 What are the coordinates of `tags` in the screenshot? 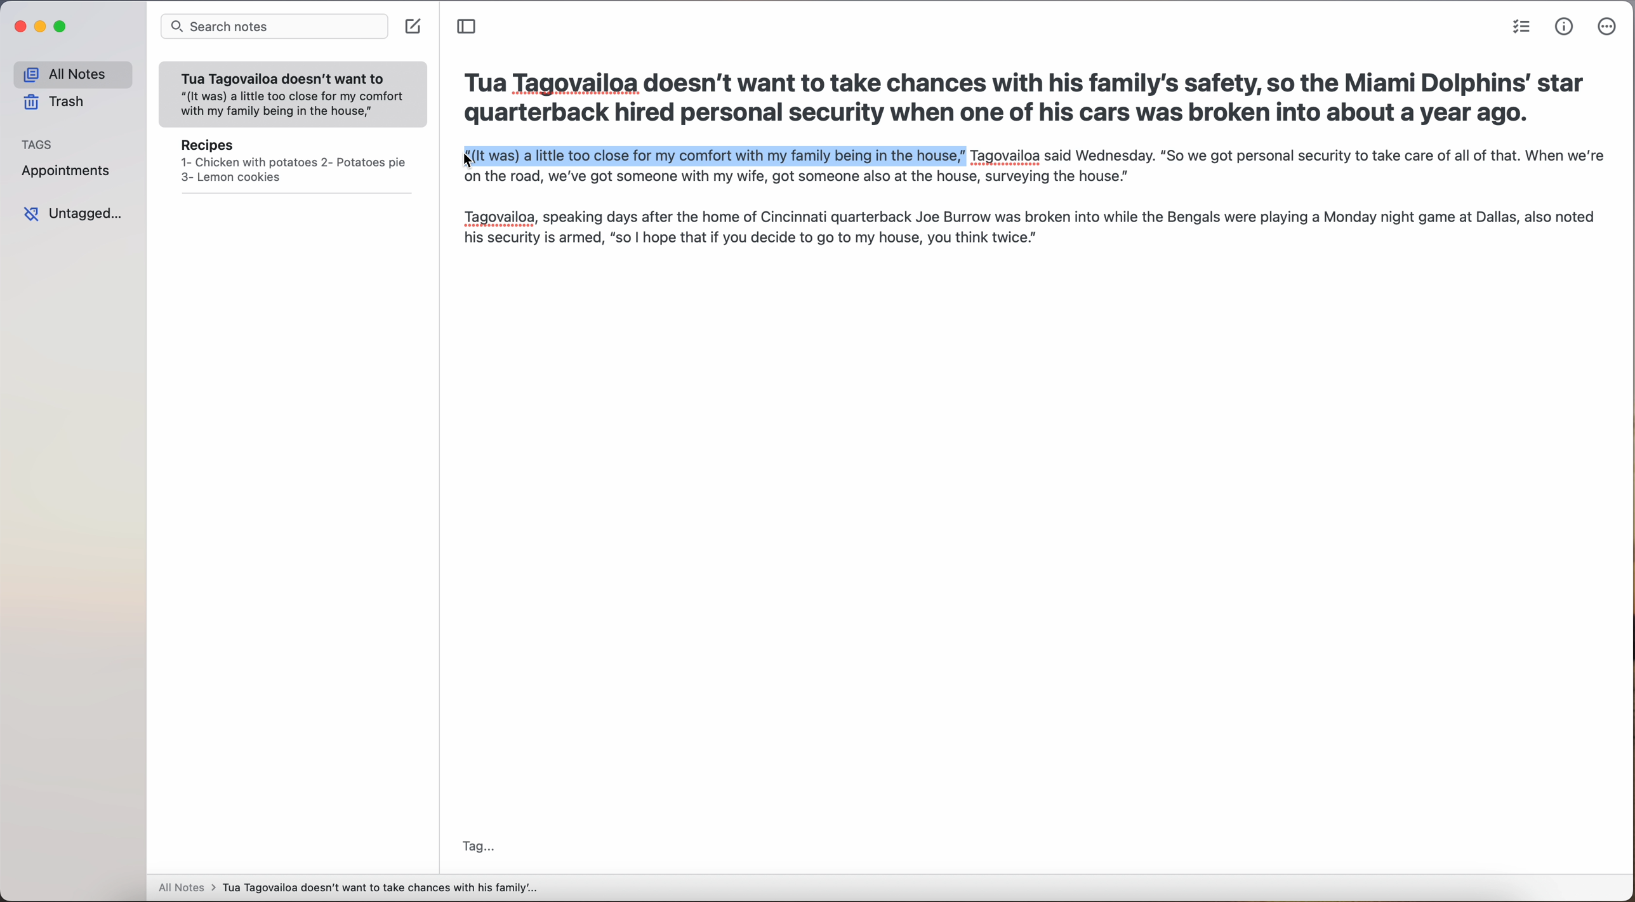 It's located at (37, 143).